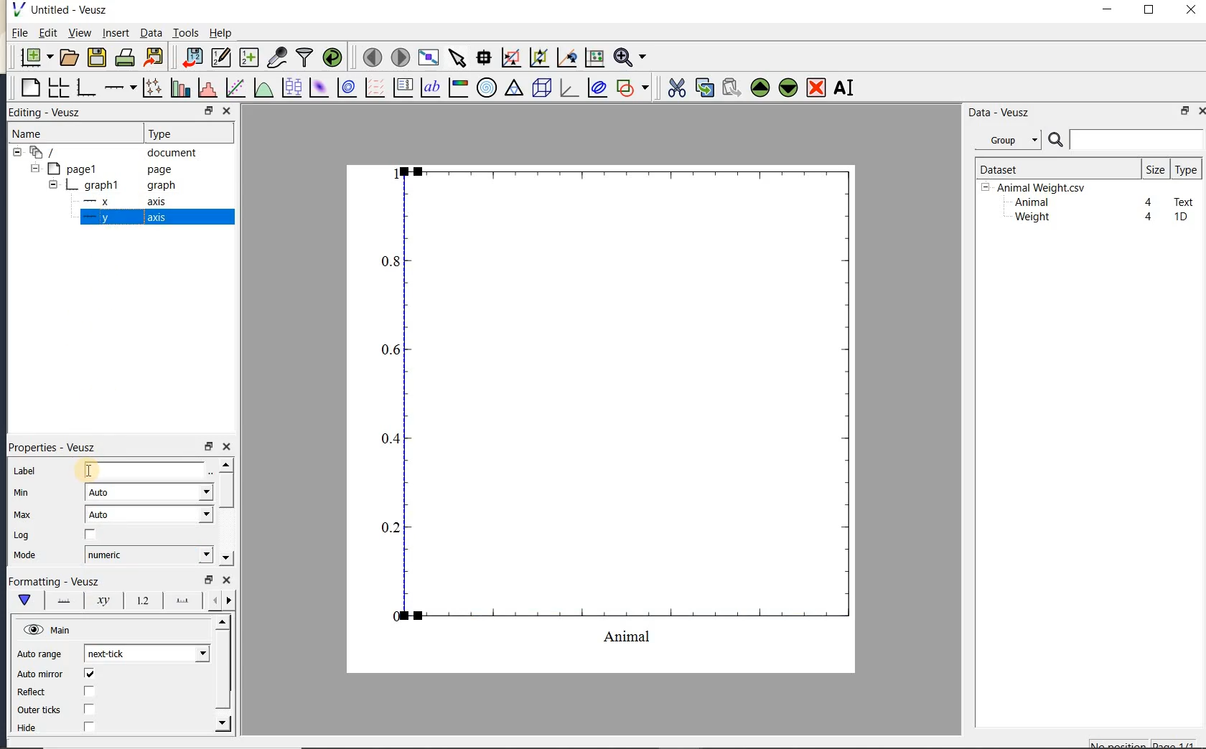 Image resolution: width=1206 pixels, height=749 pixels. Describe the element at coordinates (843, 88) in the screenshot. I see `renames the selected widget` at that location.